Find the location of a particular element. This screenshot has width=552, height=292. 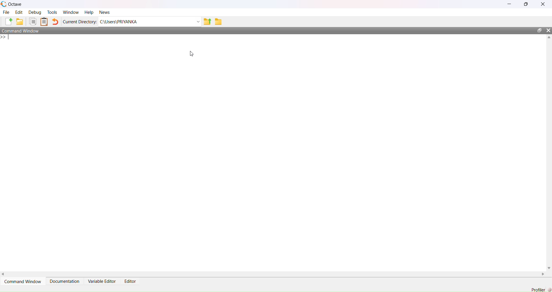

Prompt cursor is located at coordinates (11, 38).